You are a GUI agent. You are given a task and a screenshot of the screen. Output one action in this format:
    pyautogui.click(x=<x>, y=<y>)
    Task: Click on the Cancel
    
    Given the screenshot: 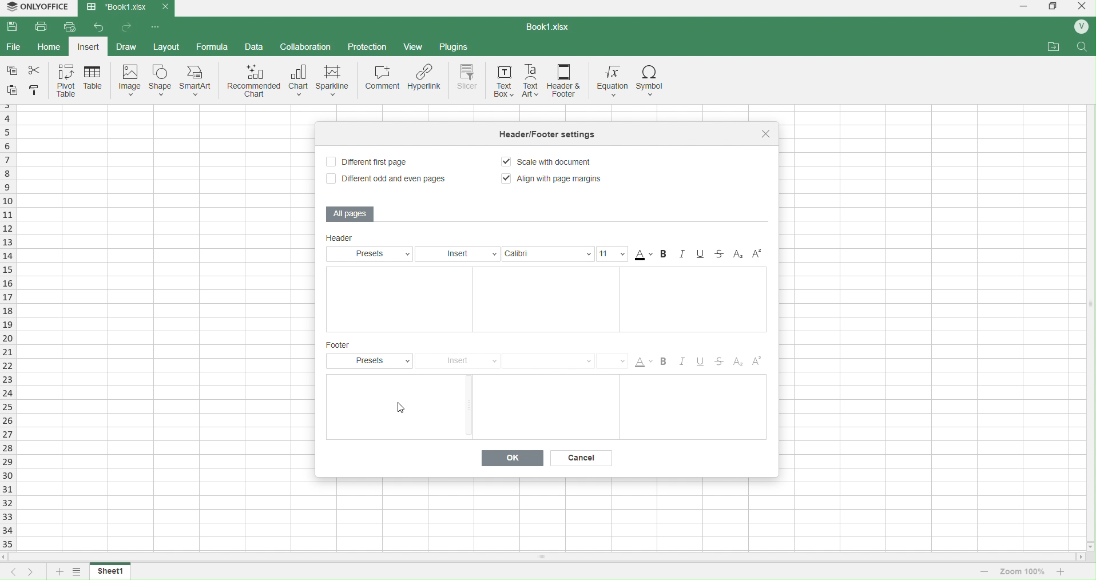 What is the action you would take?
    pyautogui.click(x=583, y=458)
    